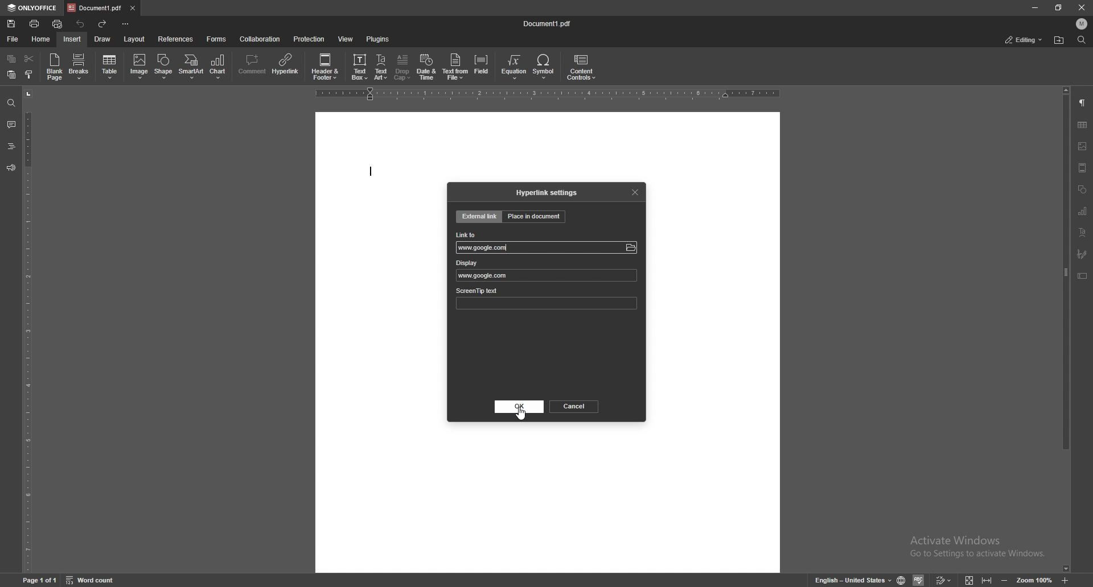 The height and width of the screenshot is (587, 1093). Describe the element at coordinates (987, 581) in the screenshot. I see `fit to width` at that location.